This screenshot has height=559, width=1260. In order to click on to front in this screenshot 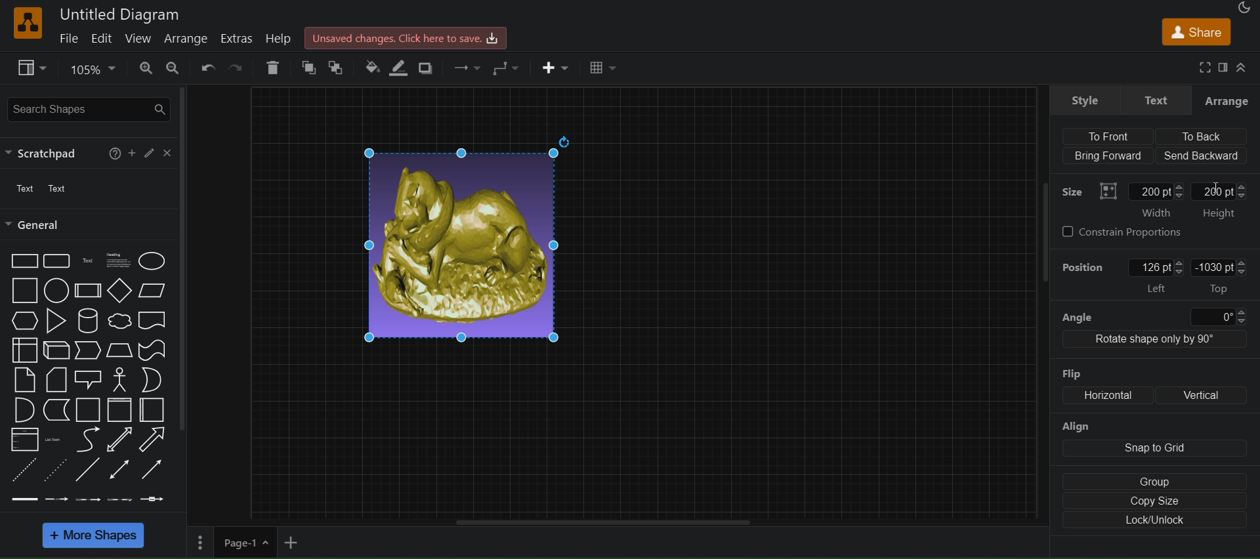, I will do `click(304, 68)`.